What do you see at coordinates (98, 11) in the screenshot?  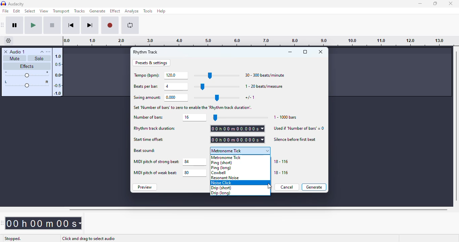 I see `generate` at bounding box center [98, 11].